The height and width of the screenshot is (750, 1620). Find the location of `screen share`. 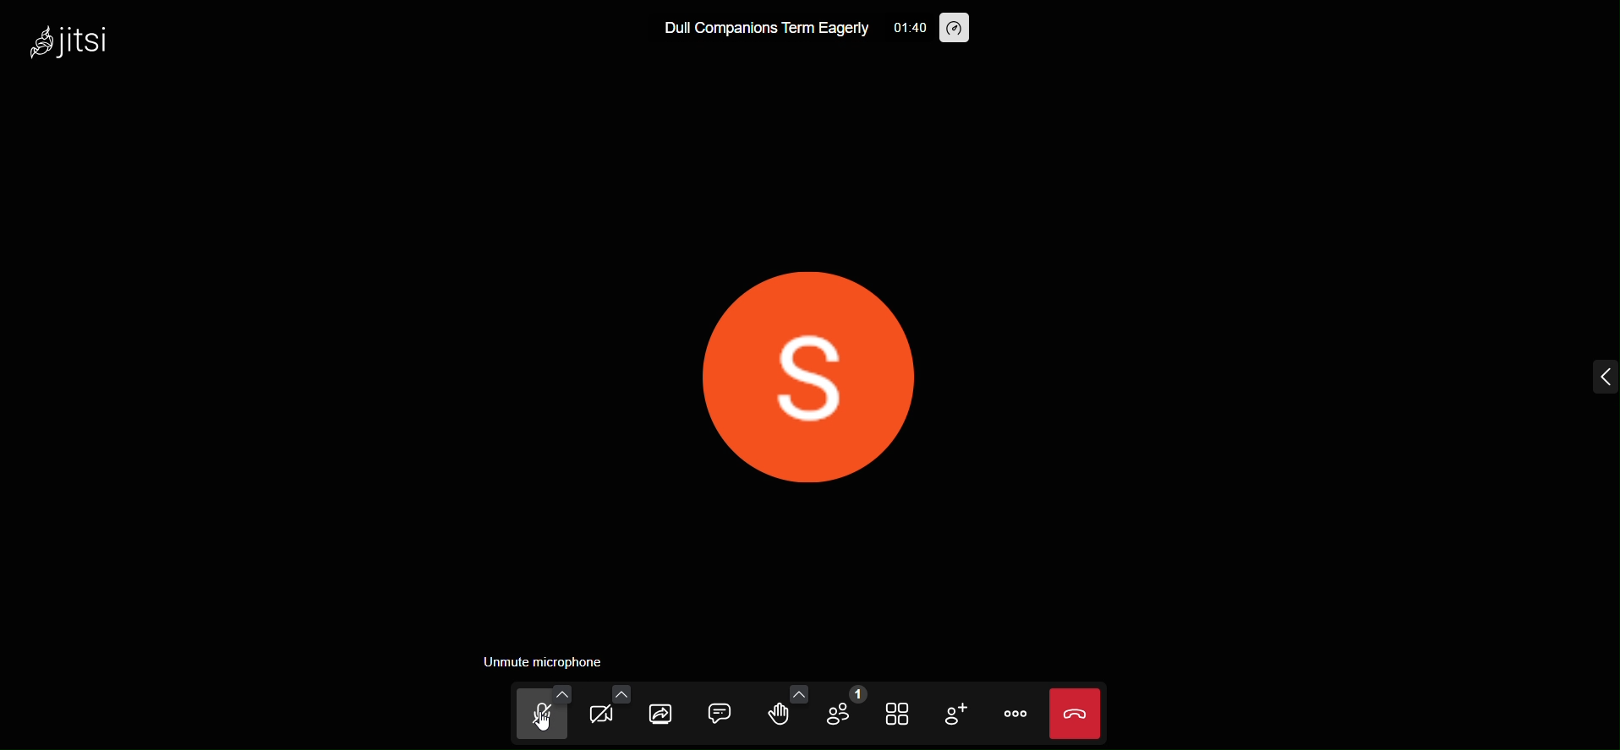

screen share is located at coordinates (661, 715).